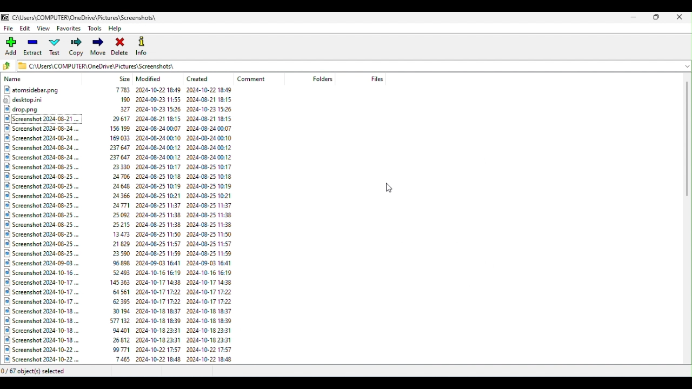  I want to click on Maximize, so click(656, 17).